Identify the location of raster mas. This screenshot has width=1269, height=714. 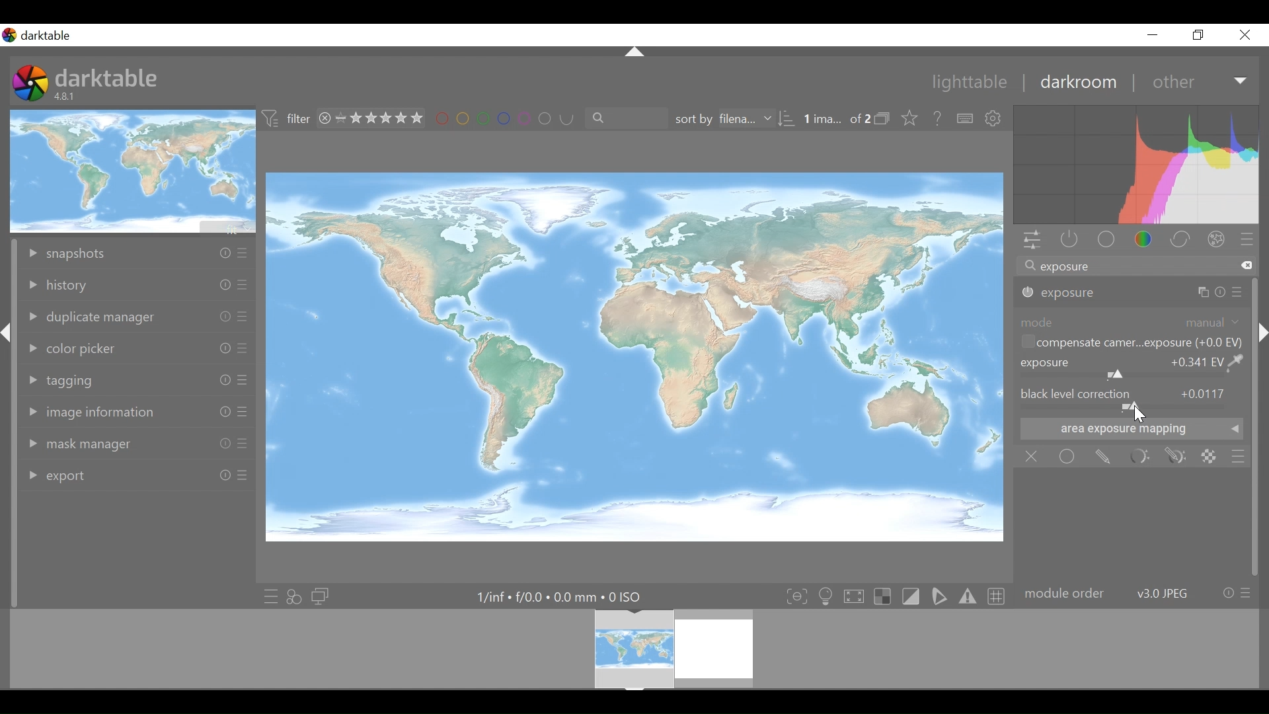
(1211, 457).